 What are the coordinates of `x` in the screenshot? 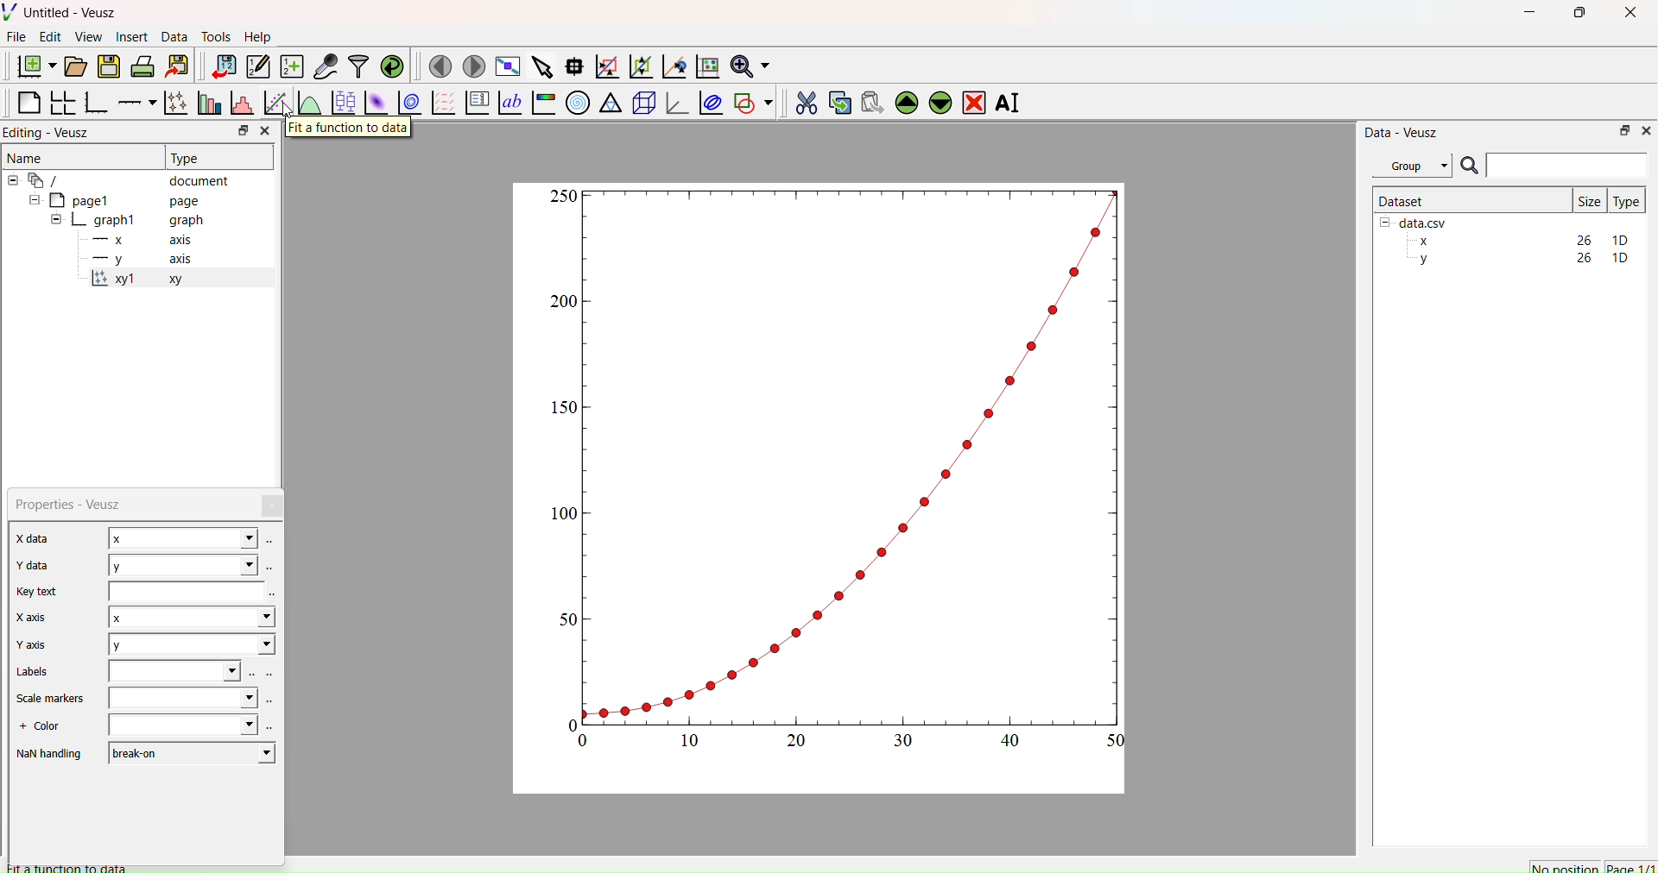 It's located at (180, 539).